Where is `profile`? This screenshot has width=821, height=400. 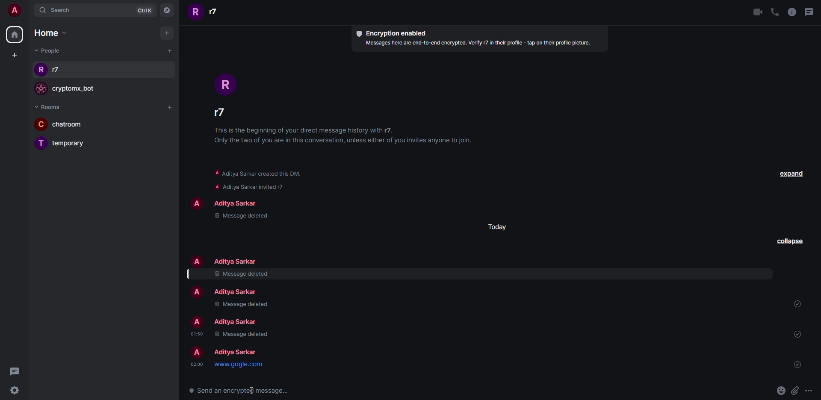 profile is located at coordinates (226, 85).